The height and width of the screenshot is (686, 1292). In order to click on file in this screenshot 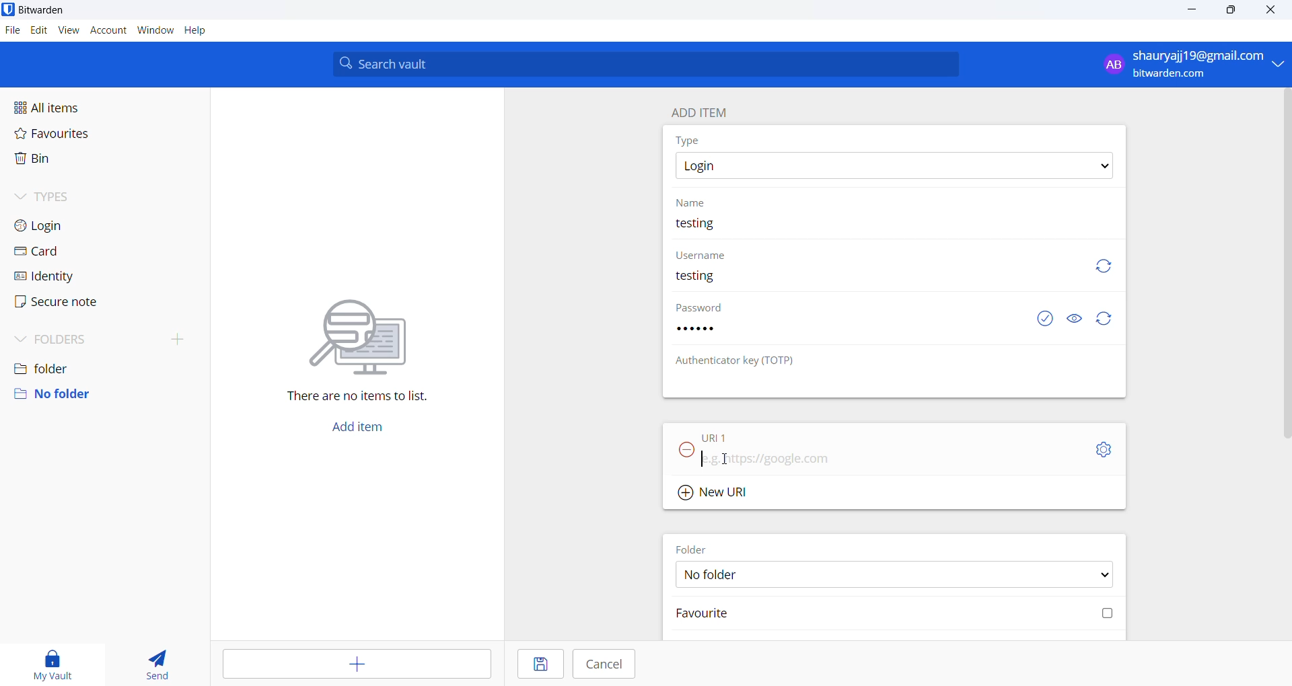, I will do `click(11, 32)`.